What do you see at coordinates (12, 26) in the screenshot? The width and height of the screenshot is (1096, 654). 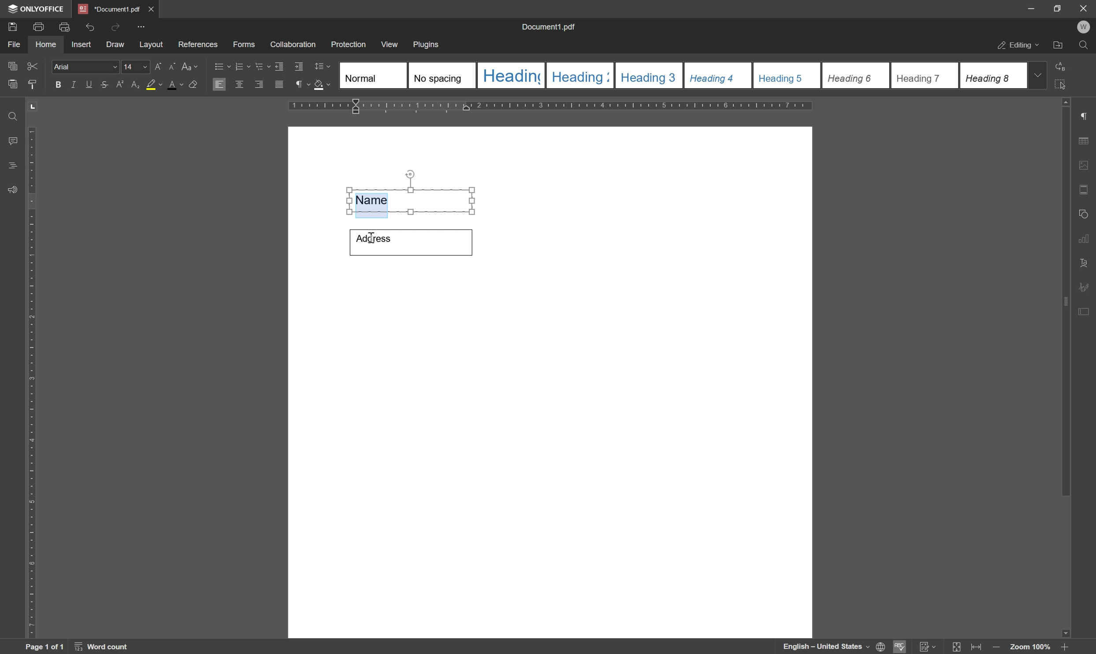 I see `save` at bounding box center [12, 26].